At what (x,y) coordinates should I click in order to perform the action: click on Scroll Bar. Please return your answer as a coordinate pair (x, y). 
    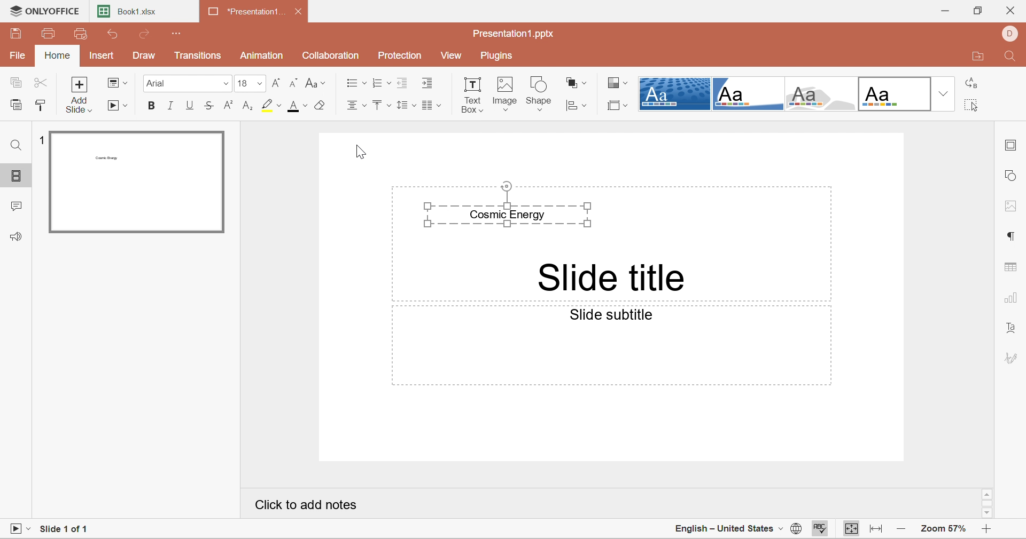
    Looking at the image, I should click on (988, 502).